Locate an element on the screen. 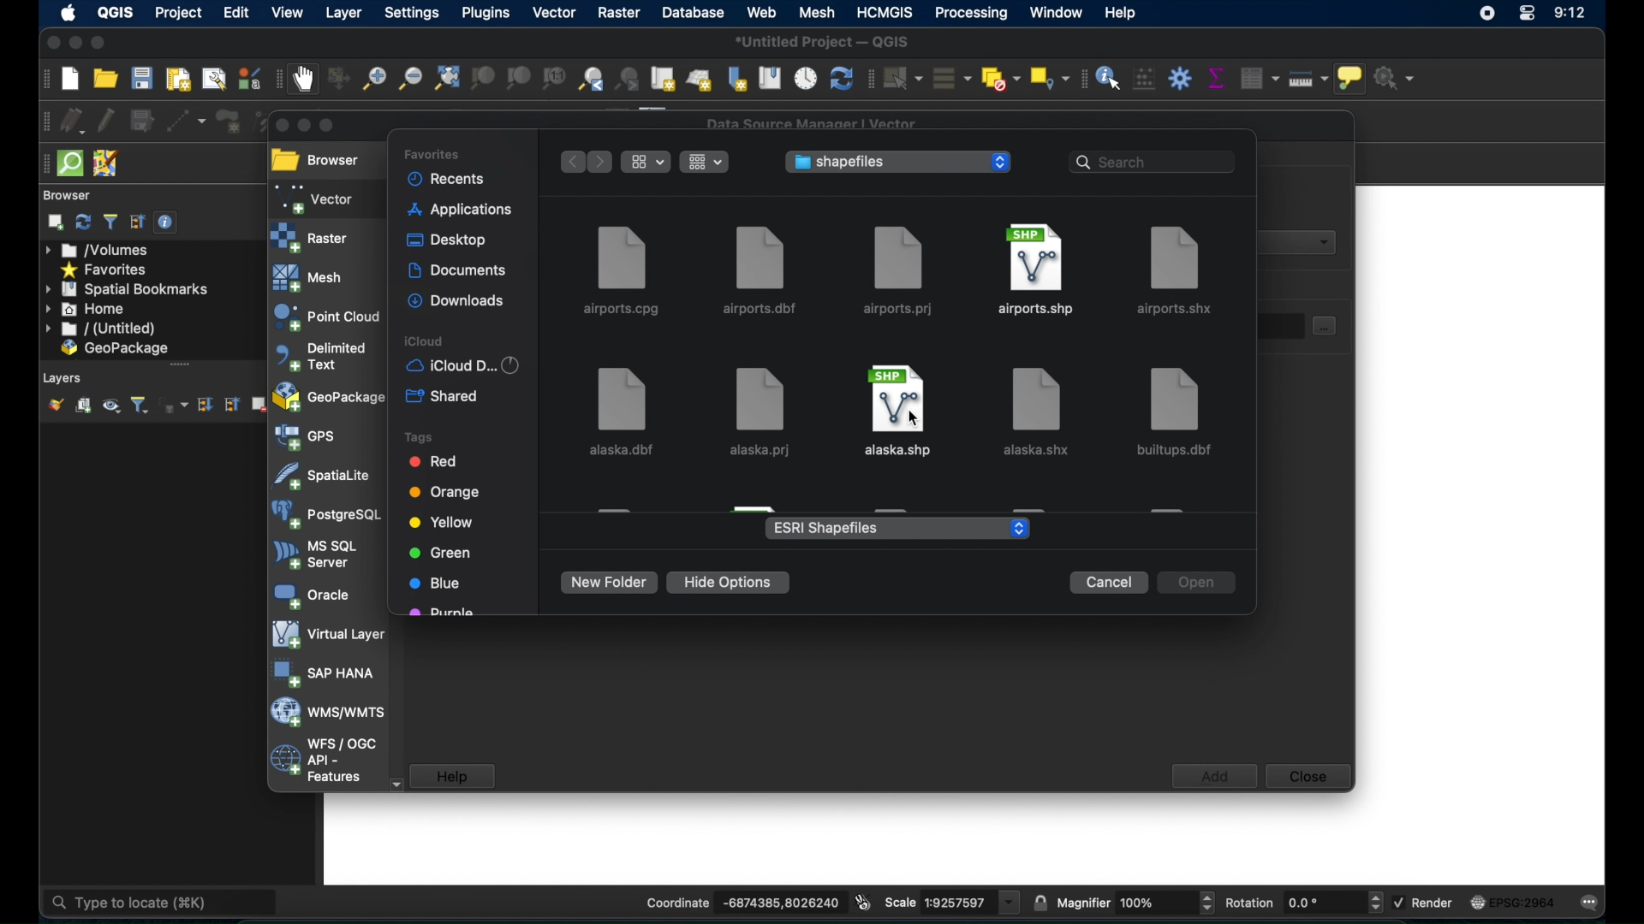 Image resolution: width=1644 pixels, height=924 pixels. desktop is located at coordinates (446, 241).